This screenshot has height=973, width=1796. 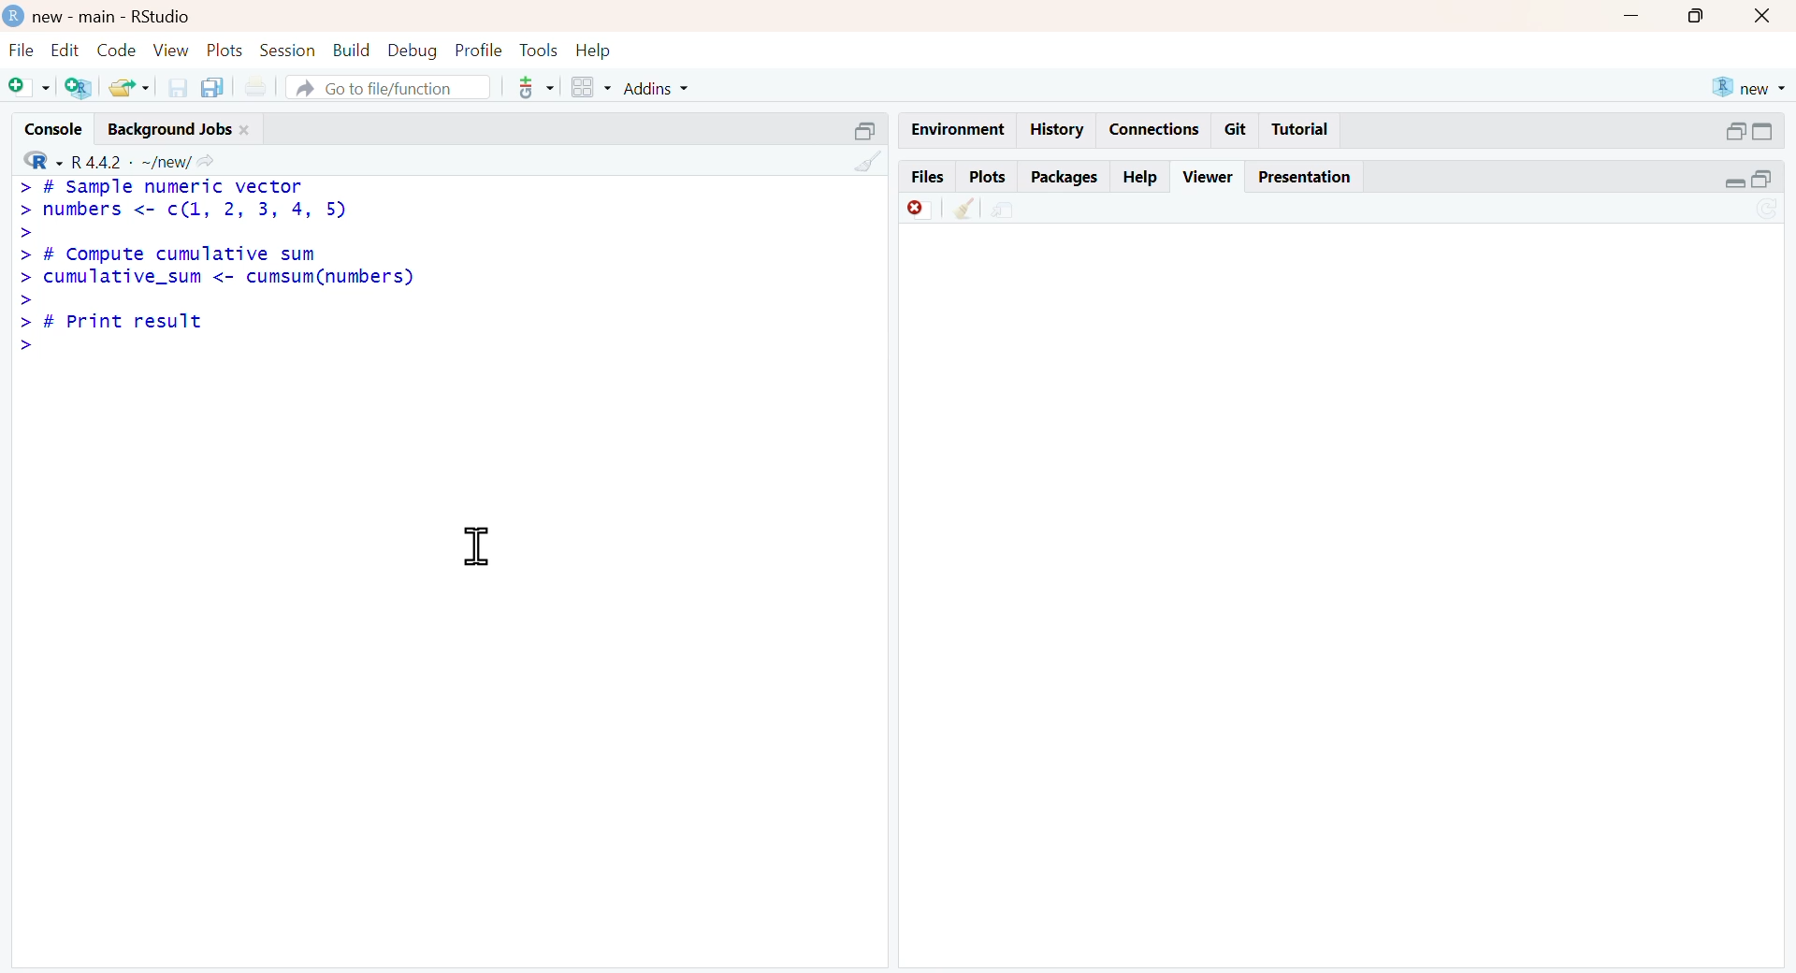 I want to click on add R file, so click(x=79, y=88).